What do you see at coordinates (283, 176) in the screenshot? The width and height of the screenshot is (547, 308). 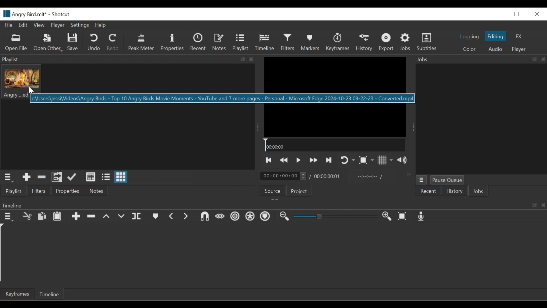 I see `Current duration` at bounding box center [283, 176].